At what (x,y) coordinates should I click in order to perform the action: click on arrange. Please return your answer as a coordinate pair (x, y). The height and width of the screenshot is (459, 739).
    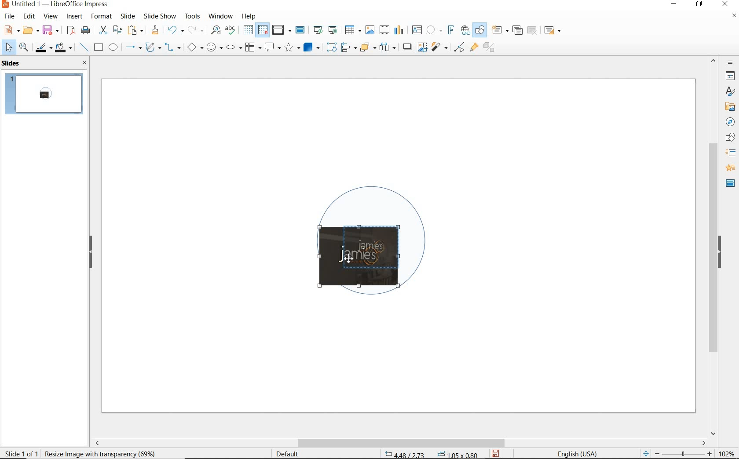
    Looking at the image, I should click on (366, 47).